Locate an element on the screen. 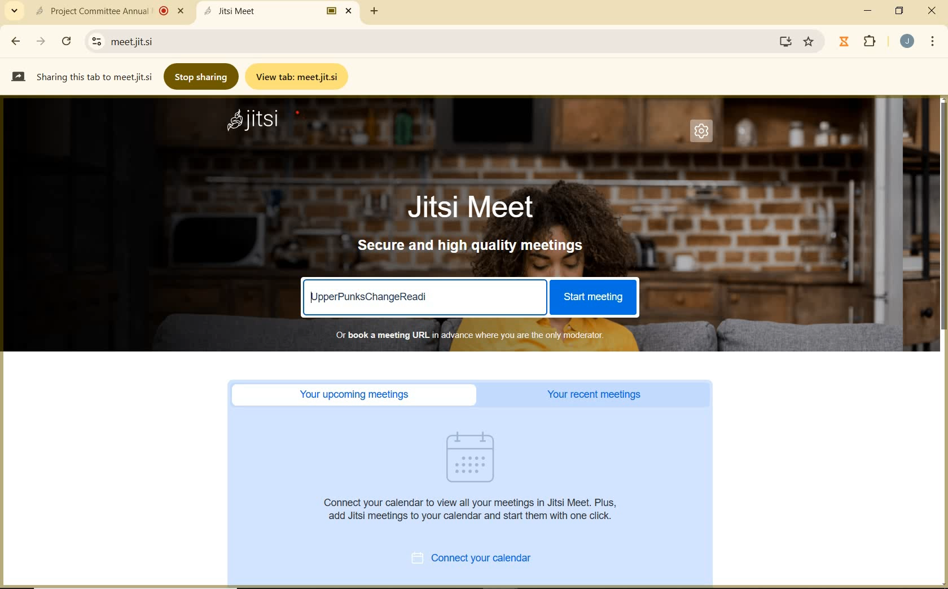 The image size is (948, 589).  Annotation Tool is located at coordinates (302, 115).